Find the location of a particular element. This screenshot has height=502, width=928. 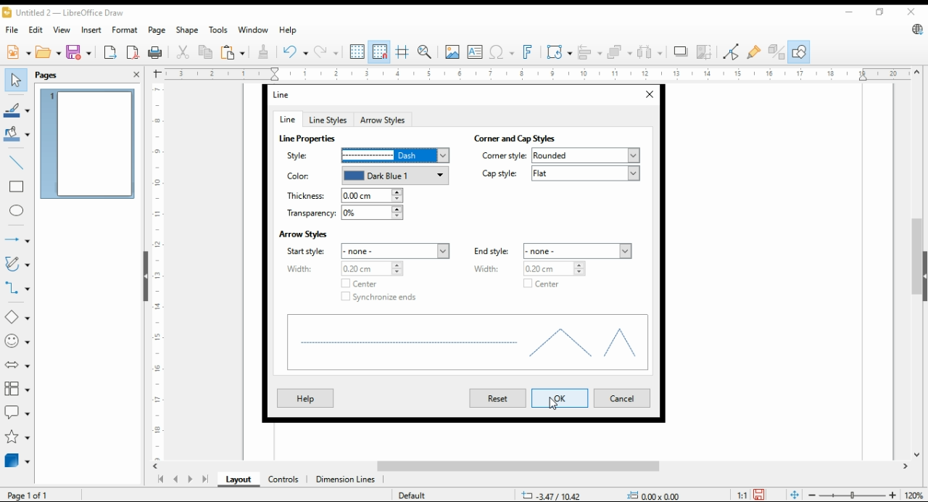

next page is located at coordinates (189, 480).